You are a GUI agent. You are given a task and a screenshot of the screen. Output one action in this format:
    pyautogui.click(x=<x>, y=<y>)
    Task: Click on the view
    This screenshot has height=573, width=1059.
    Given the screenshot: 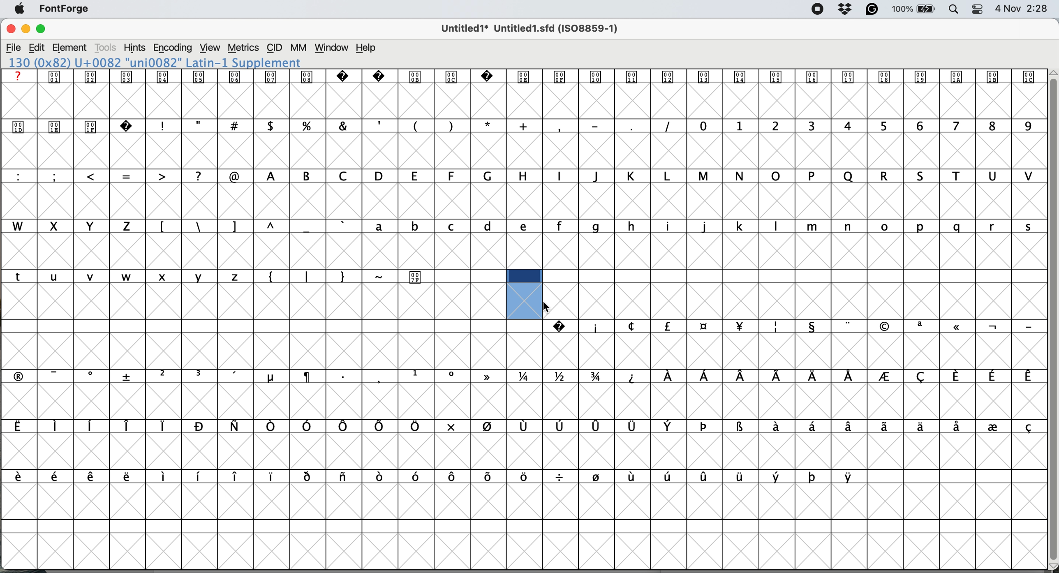 What is the action you would take?
    pyautogui.click(x=211, y=48)
    